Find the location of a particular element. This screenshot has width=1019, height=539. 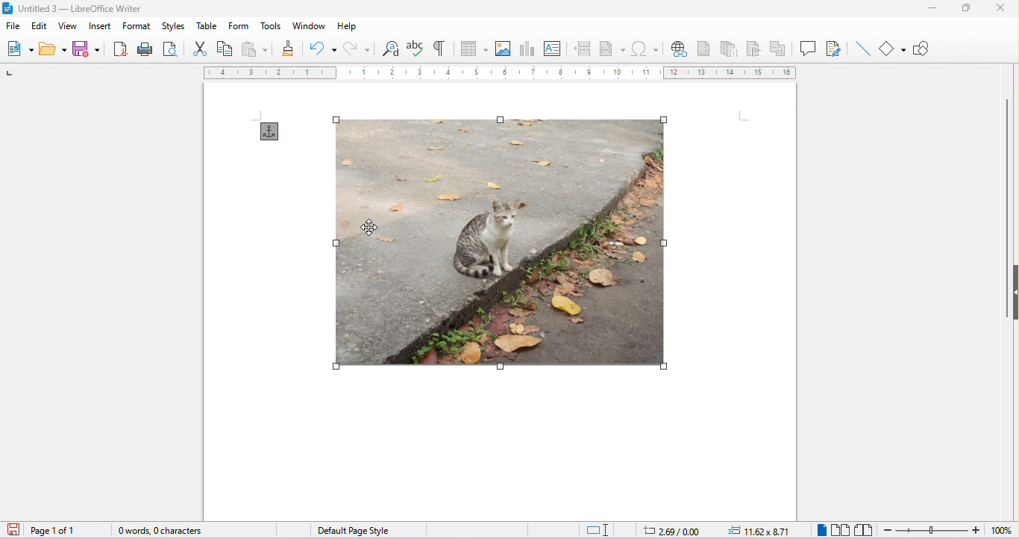

standard selection is located at coordinates (598, 530).